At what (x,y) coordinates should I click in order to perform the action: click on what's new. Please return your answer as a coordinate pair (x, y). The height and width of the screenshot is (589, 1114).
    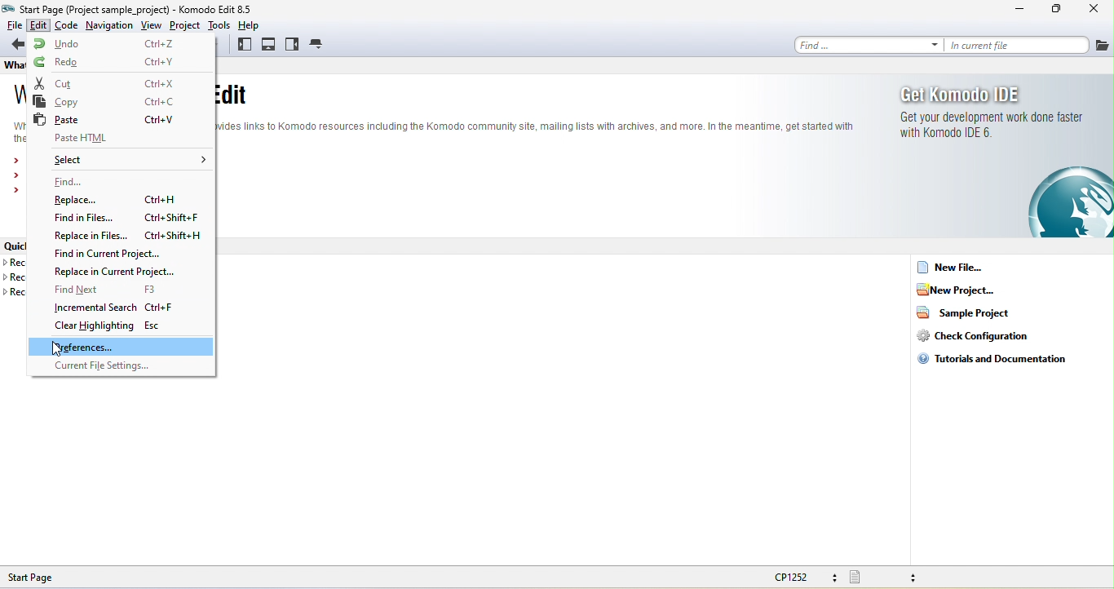
    Looking at the image, I should click on (15, 68).